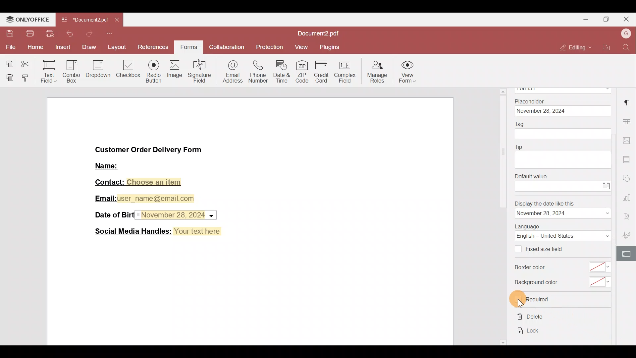 This screenshot has width=636, height=358. I want to click on Paragraph settings, so click(628, 102).